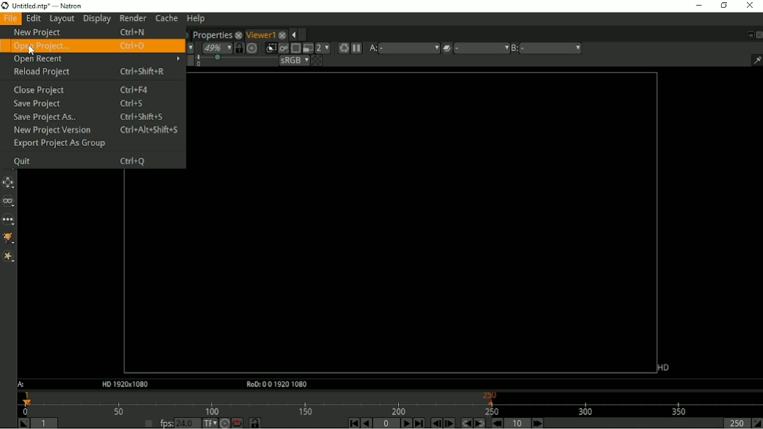 The height and width of the screenshot is (429, 763). I want to click on Previous keyframe, so click(465, 423).